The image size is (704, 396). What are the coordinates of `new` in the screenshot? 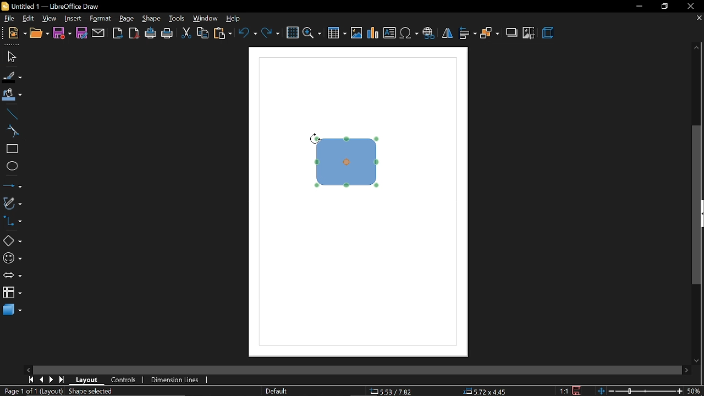 It's located at (16, 34).